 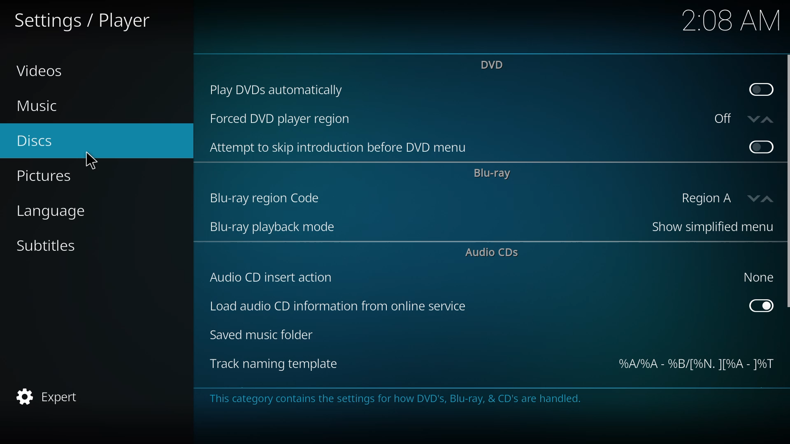 What do you see at coordinates (45, 177) in the screenshot?
I see `pictures` at bounding box center [45, 177].